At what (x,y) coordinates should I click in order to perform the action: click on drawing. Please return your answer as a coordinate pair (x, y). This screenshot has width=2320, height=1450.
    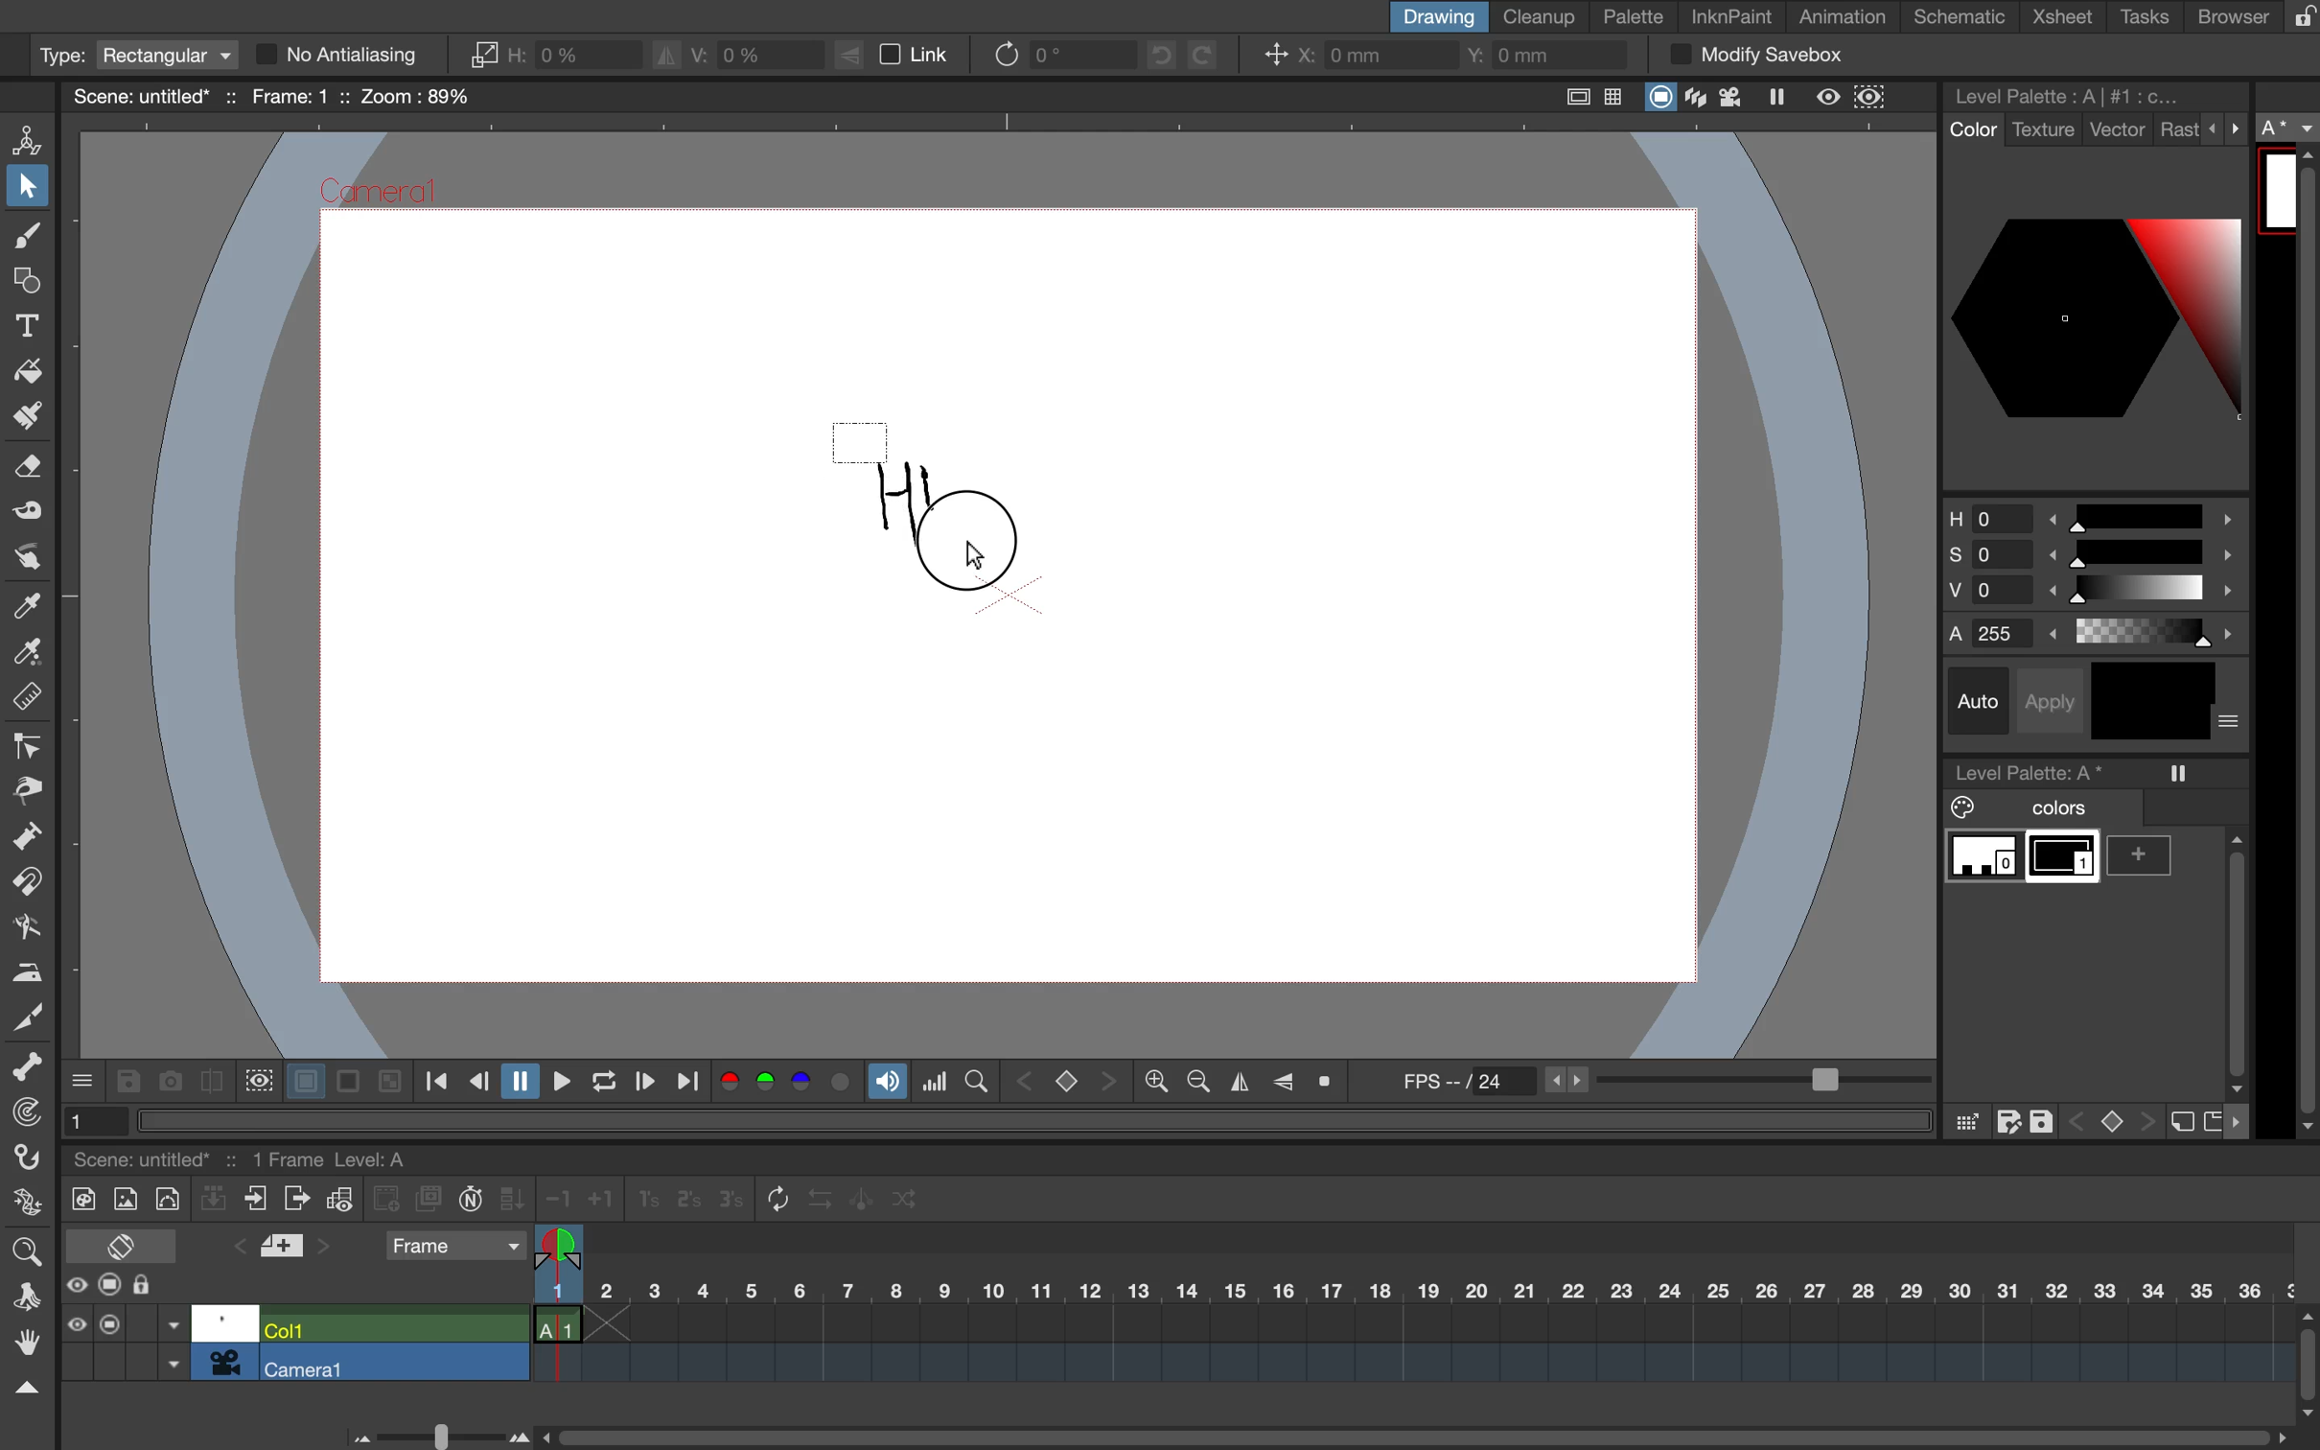
    Looking at the image, I should click on (1436, 16).